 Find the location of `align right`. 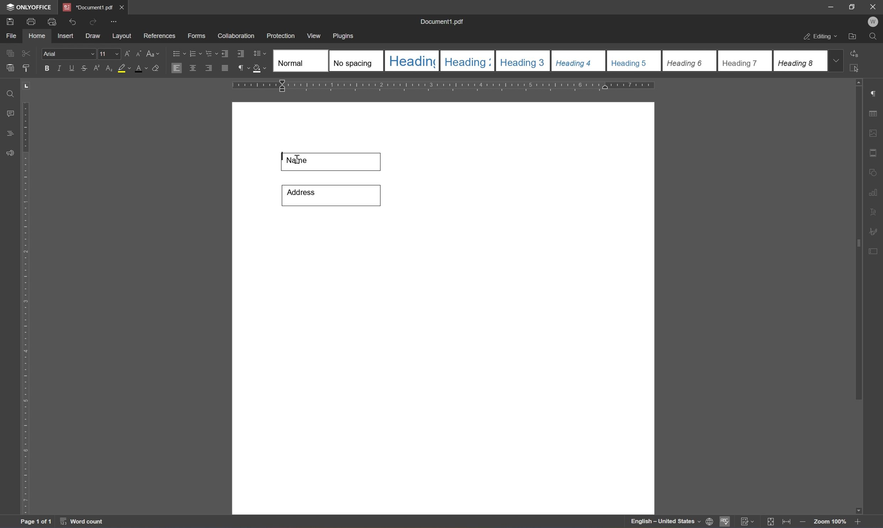

align right is located at coordinates (208, 68).